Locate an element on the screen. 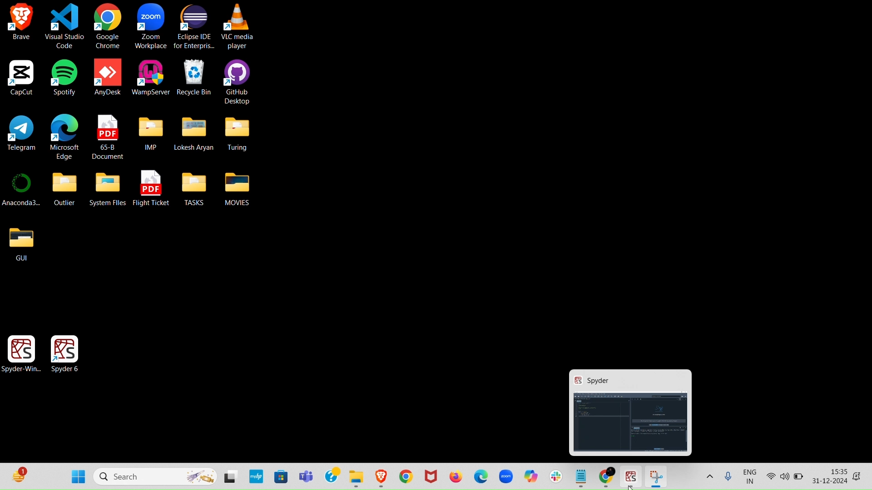 The height and width of the screenshot is (490, 872). Google chrome is located at coordinates (108, 27).